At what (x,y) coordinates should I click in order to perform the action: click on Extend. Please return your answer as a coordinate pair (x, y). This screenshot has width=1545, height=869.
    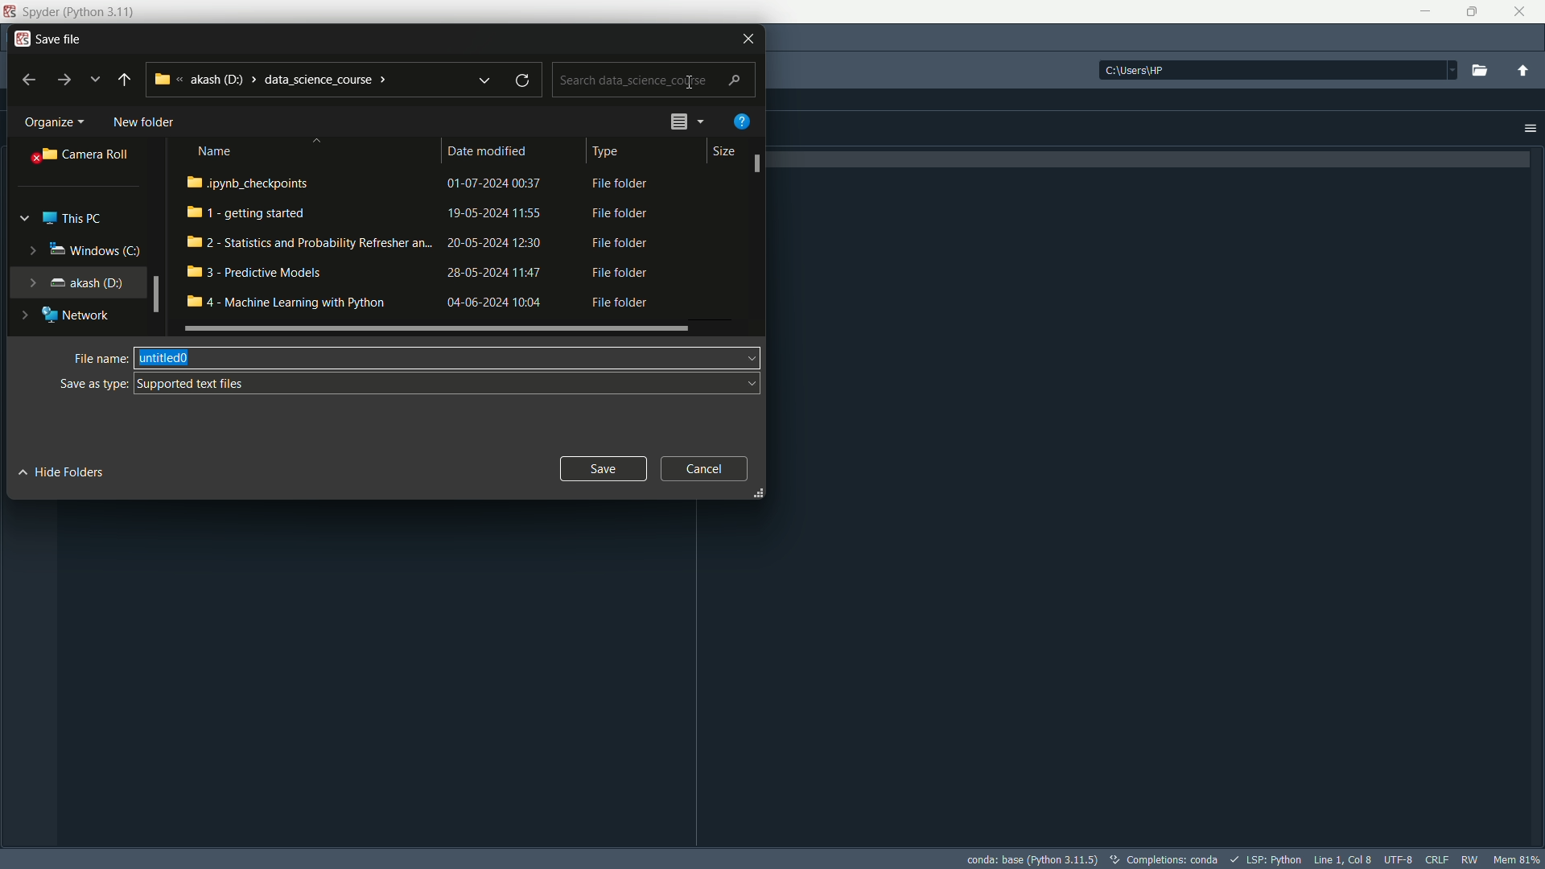
    Looking at the image, I should click on (32, 280).